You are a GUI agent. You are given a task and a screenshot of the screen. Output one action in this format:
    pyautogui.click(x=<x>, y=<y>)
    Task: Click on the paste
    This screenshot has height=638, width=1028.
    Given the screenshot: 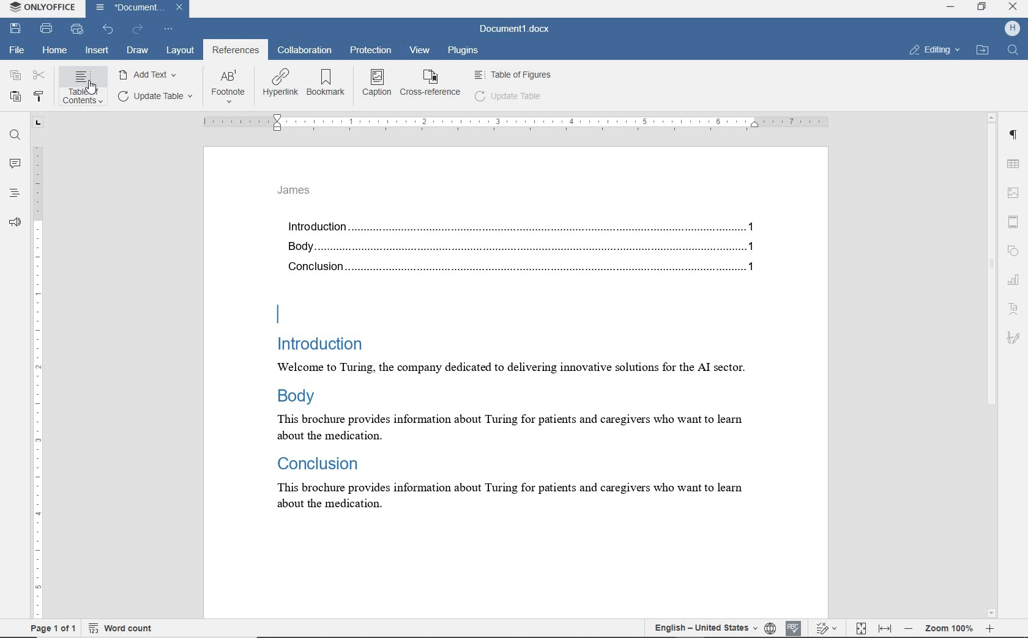 What is the action you would take?
    pyautogui.click(x=15, y=97)
    